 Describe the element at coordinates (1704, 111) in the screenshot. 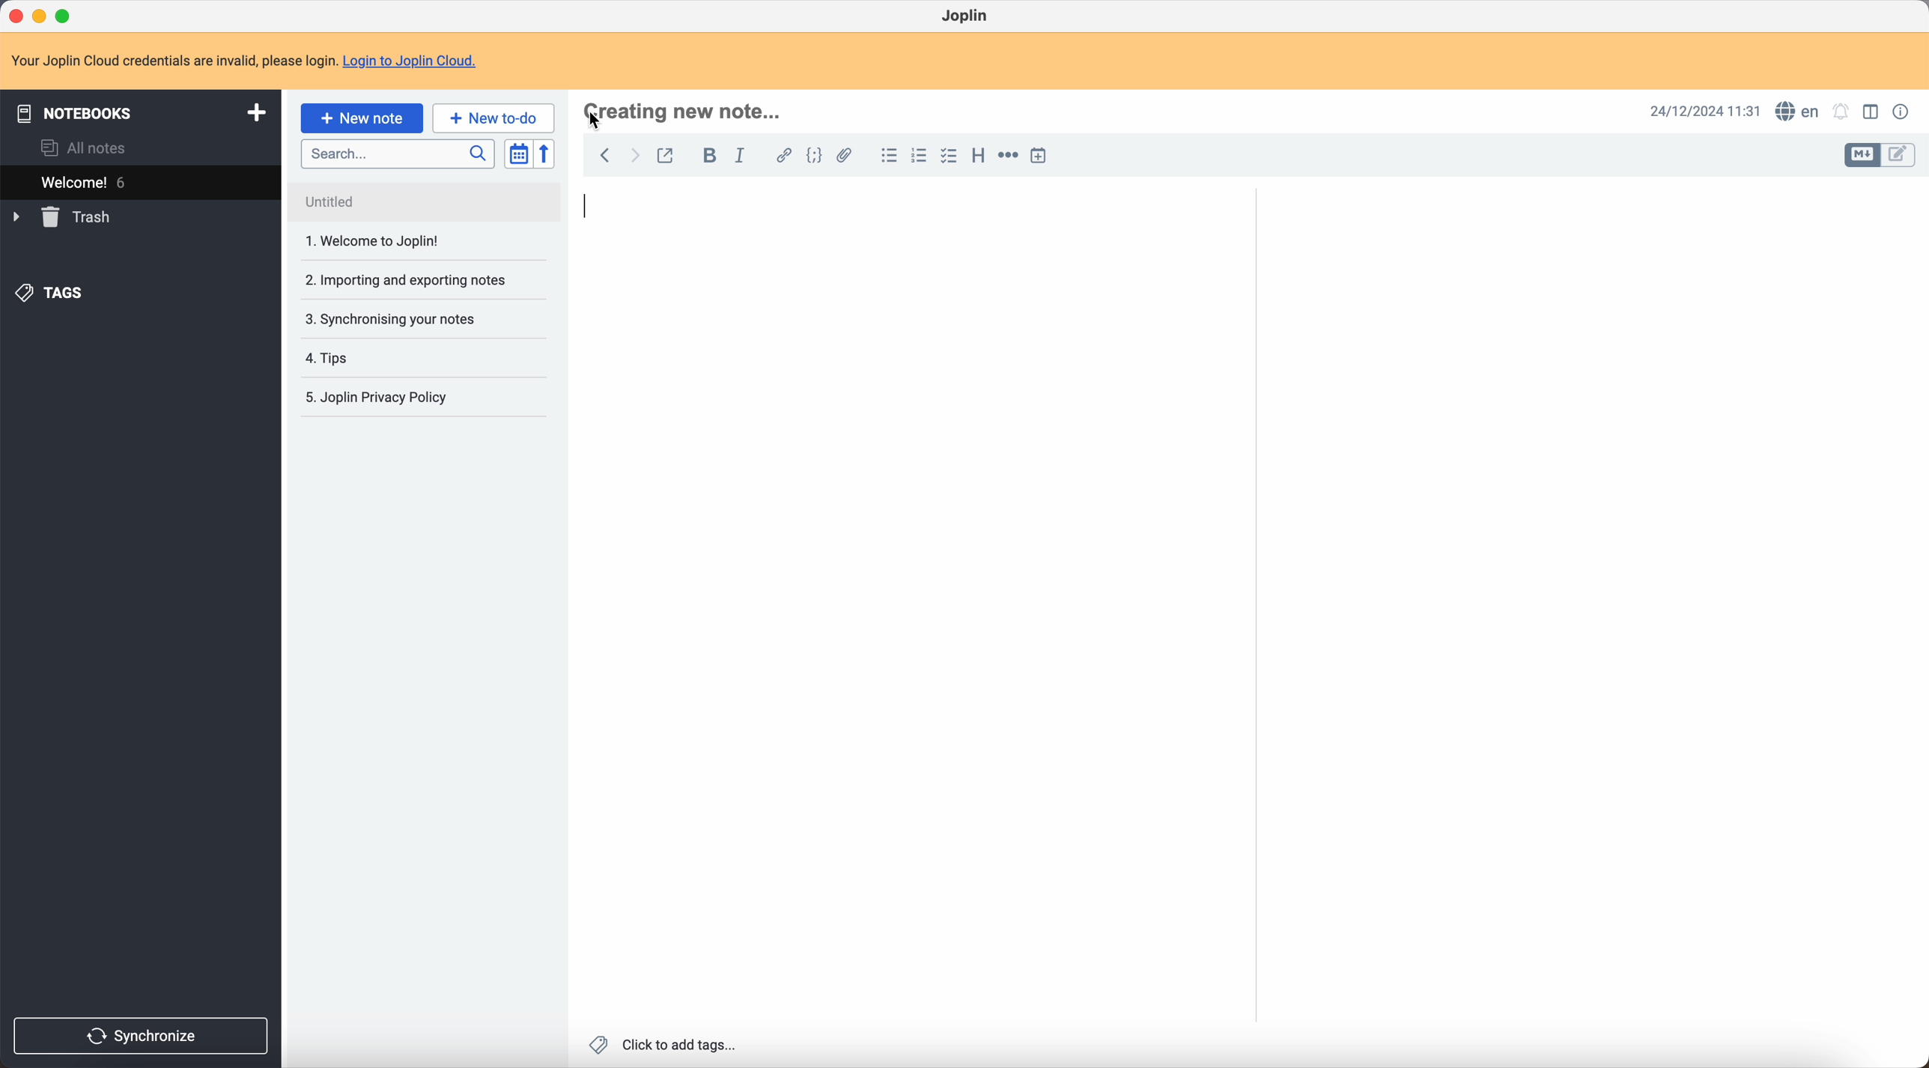

I see `date and hour` at that location.